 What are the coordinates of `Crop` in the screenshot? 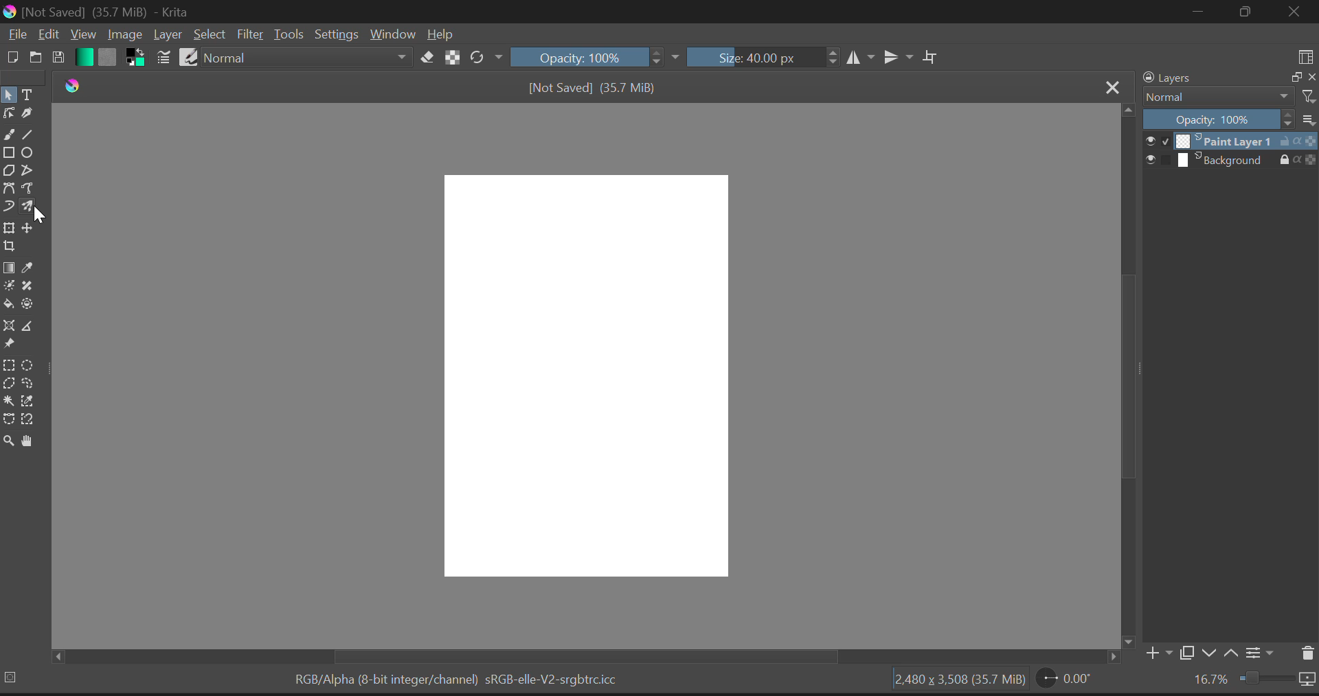 It's located at (932, 57).